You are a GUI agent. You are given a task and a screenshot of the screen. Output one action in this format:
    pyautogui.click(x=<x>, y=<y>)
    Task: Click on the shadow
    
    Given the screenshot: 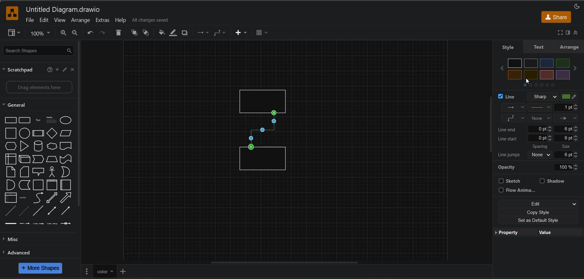 What is the action you would take?
    pyautogui.click(x=186, y=33)
    